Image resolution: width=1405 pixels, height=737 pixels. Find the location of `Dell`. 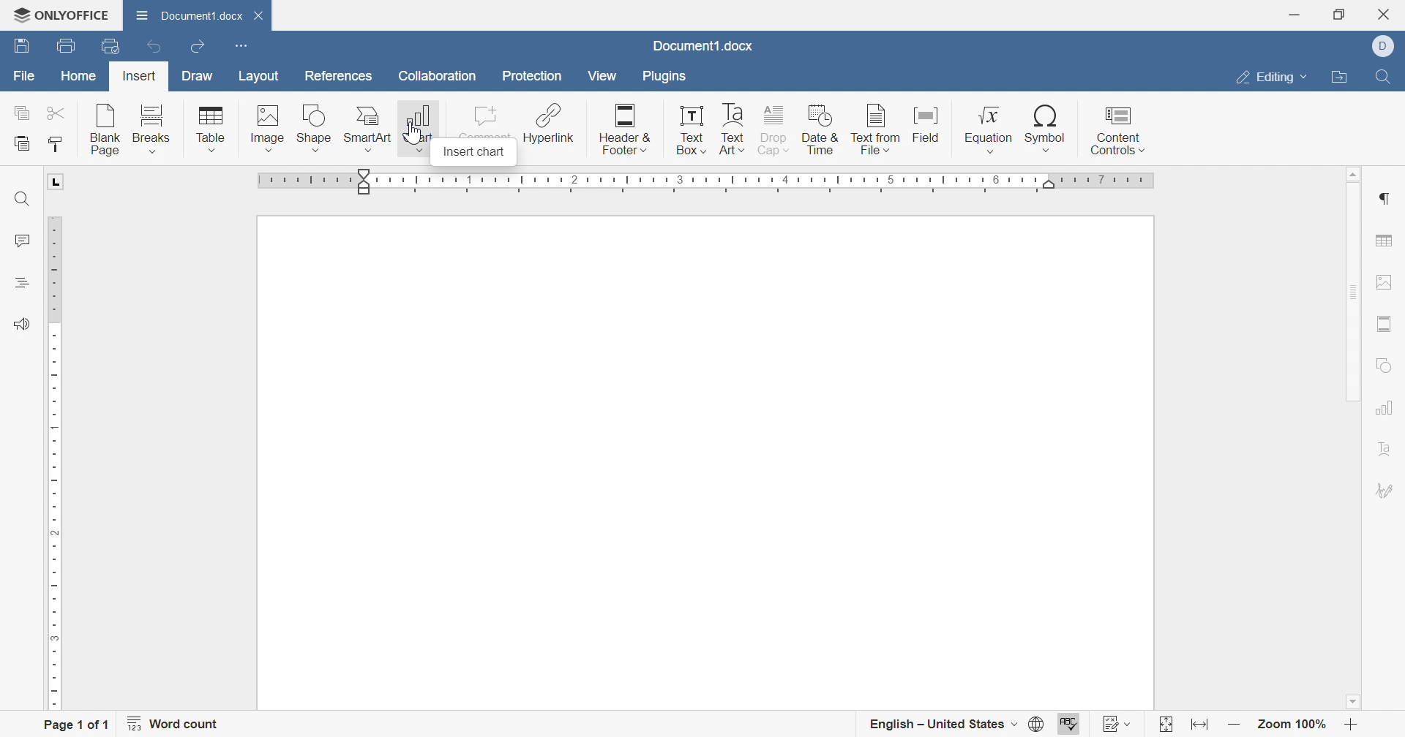

Dell is located at coordinates (1382, 45).